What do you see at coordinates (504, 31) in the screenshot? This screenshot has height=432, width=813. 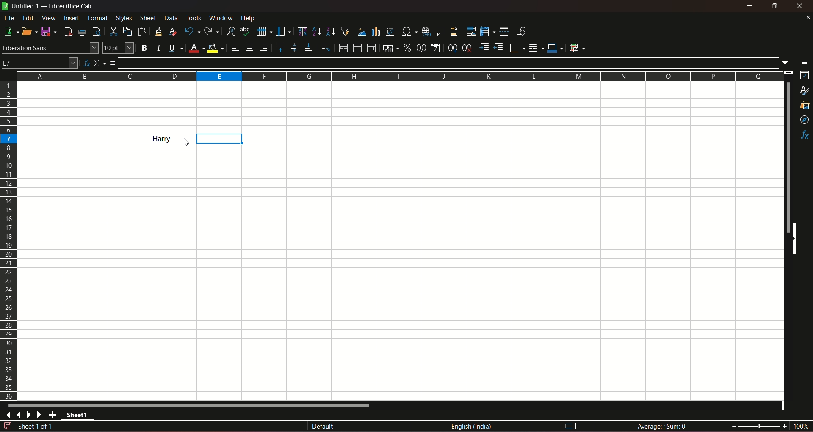 I see `split window` at bounding box center [504, 31].